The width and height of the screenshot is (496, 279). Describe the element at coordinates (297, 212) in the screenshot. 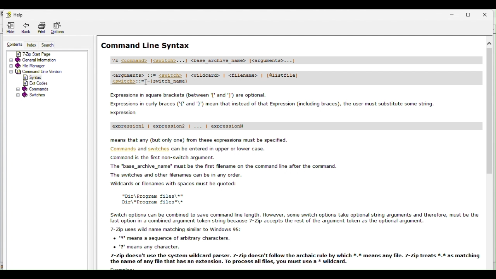

I see `` at that location.